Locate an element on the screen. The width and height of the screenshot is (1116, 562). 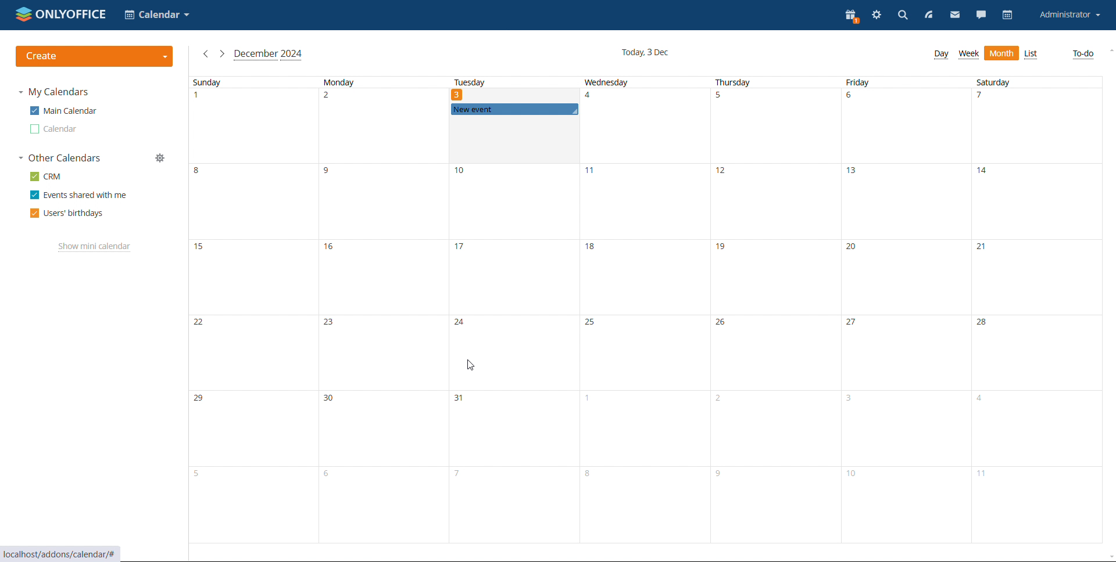
date is located at coordinates (381, 202).